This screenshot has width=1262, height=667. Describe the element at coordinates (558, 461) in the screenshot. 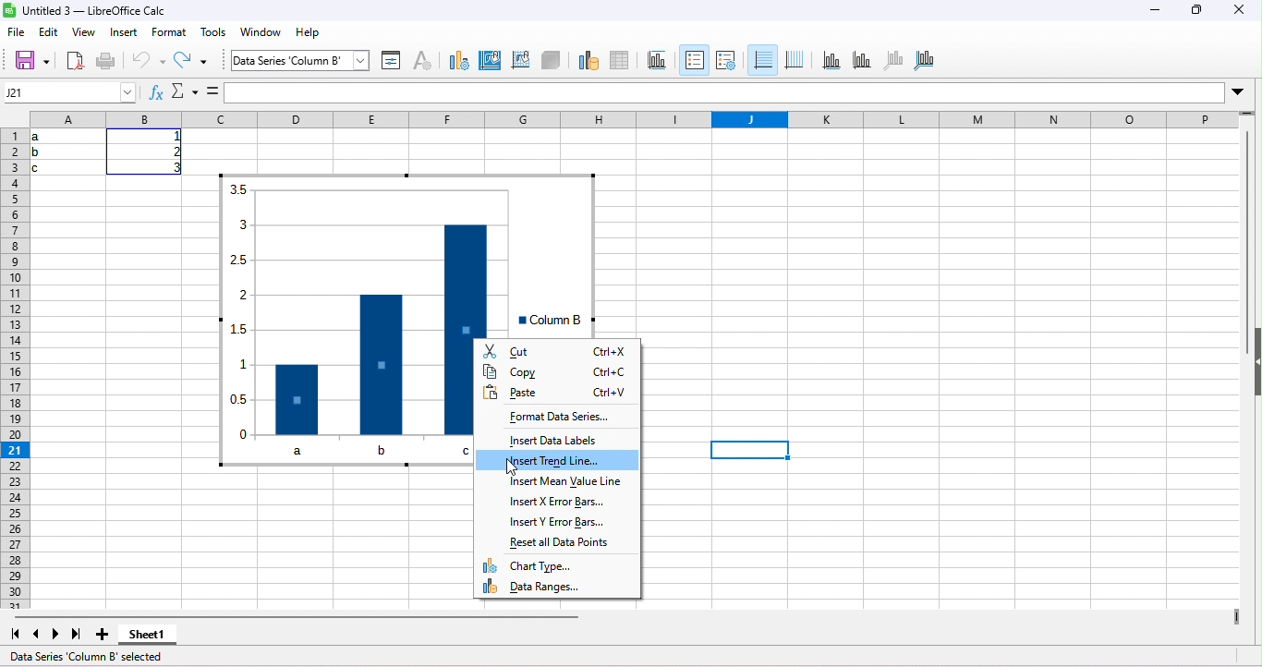

I see `insert trend line` at that location.